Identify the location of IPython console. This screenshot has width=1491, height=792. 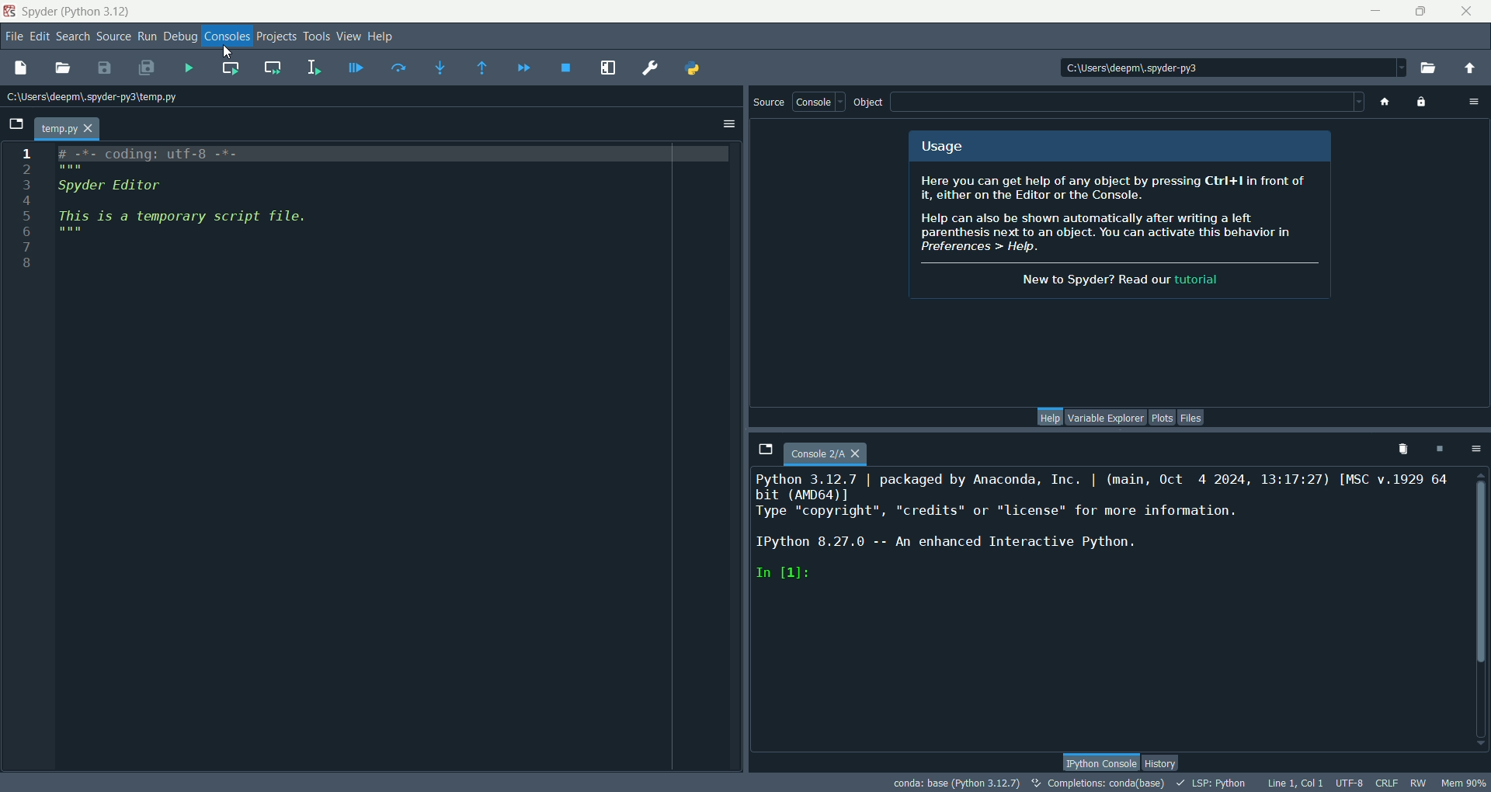
(1095, 763).